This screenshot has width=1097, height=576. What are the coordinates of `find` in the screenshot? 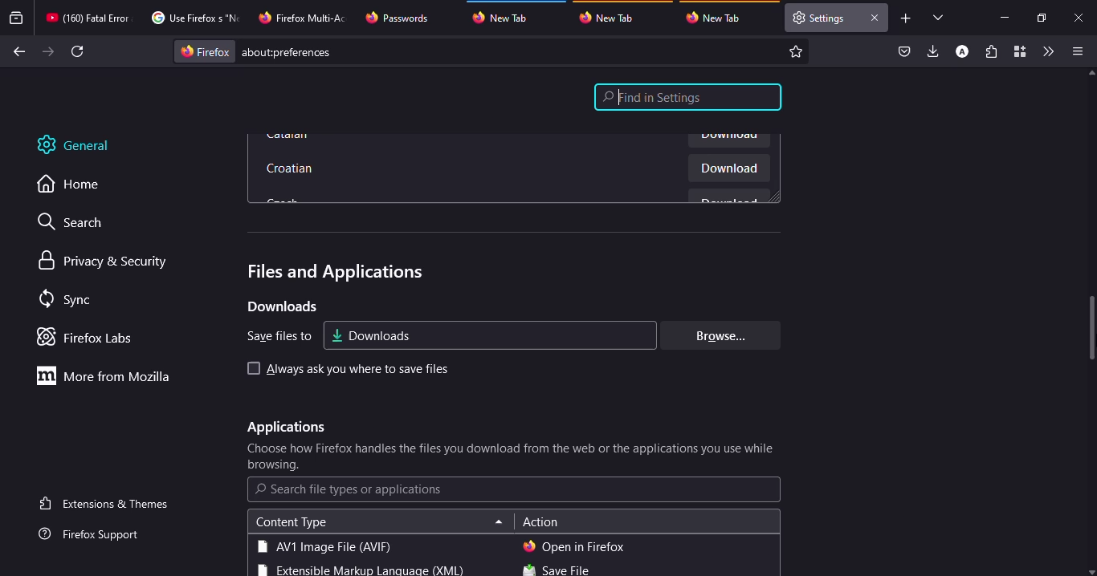 It's located at (688, 97).